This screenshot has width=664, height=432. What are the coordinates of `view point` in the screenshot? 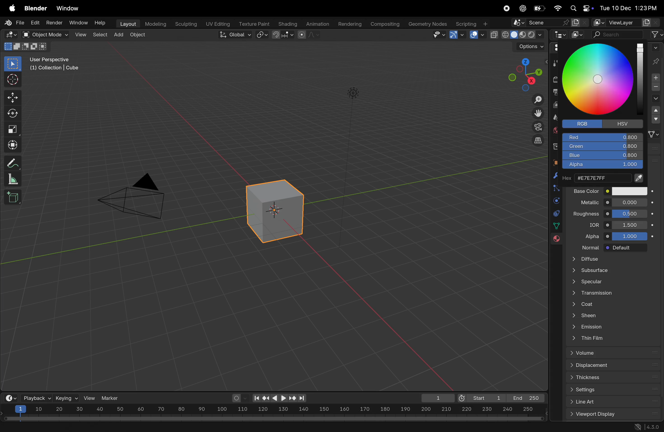 It's located at (522, 74).